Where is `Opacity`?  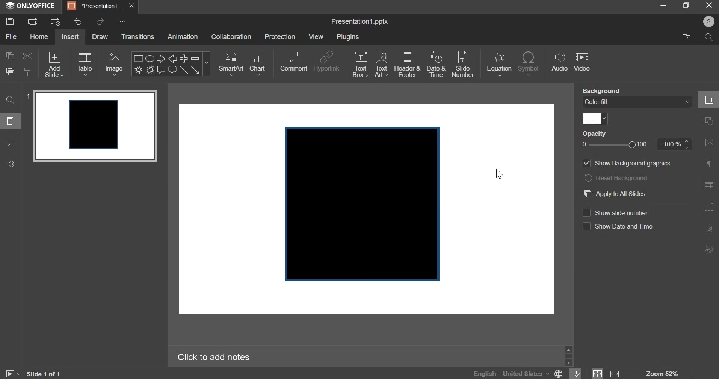 Opacity is located at coordinates (595, 134).